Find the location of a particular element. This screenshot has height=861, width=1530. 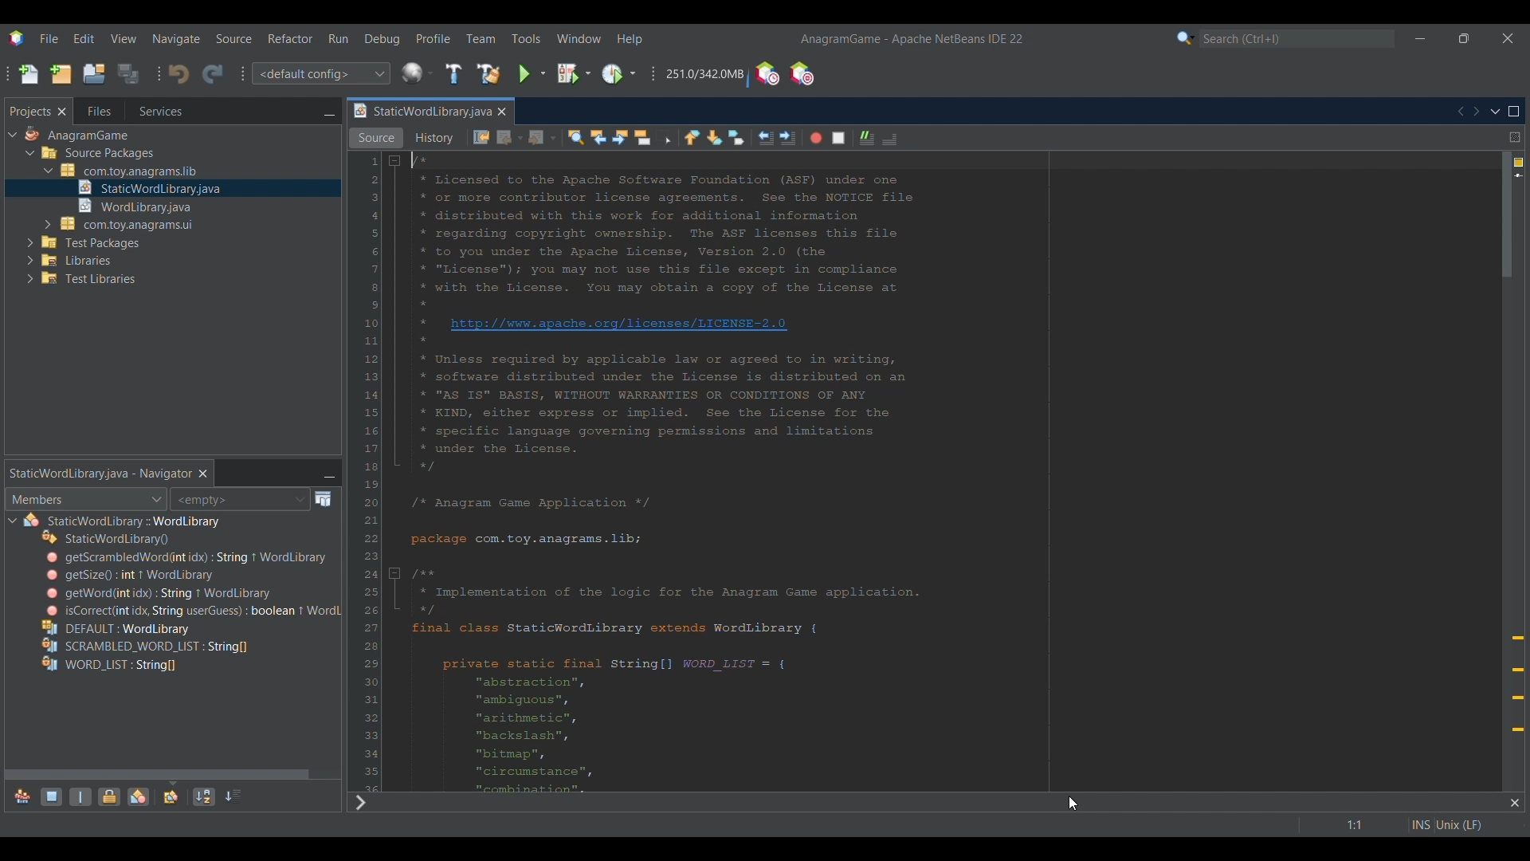

Run project options is located at coordinates (543, 73).